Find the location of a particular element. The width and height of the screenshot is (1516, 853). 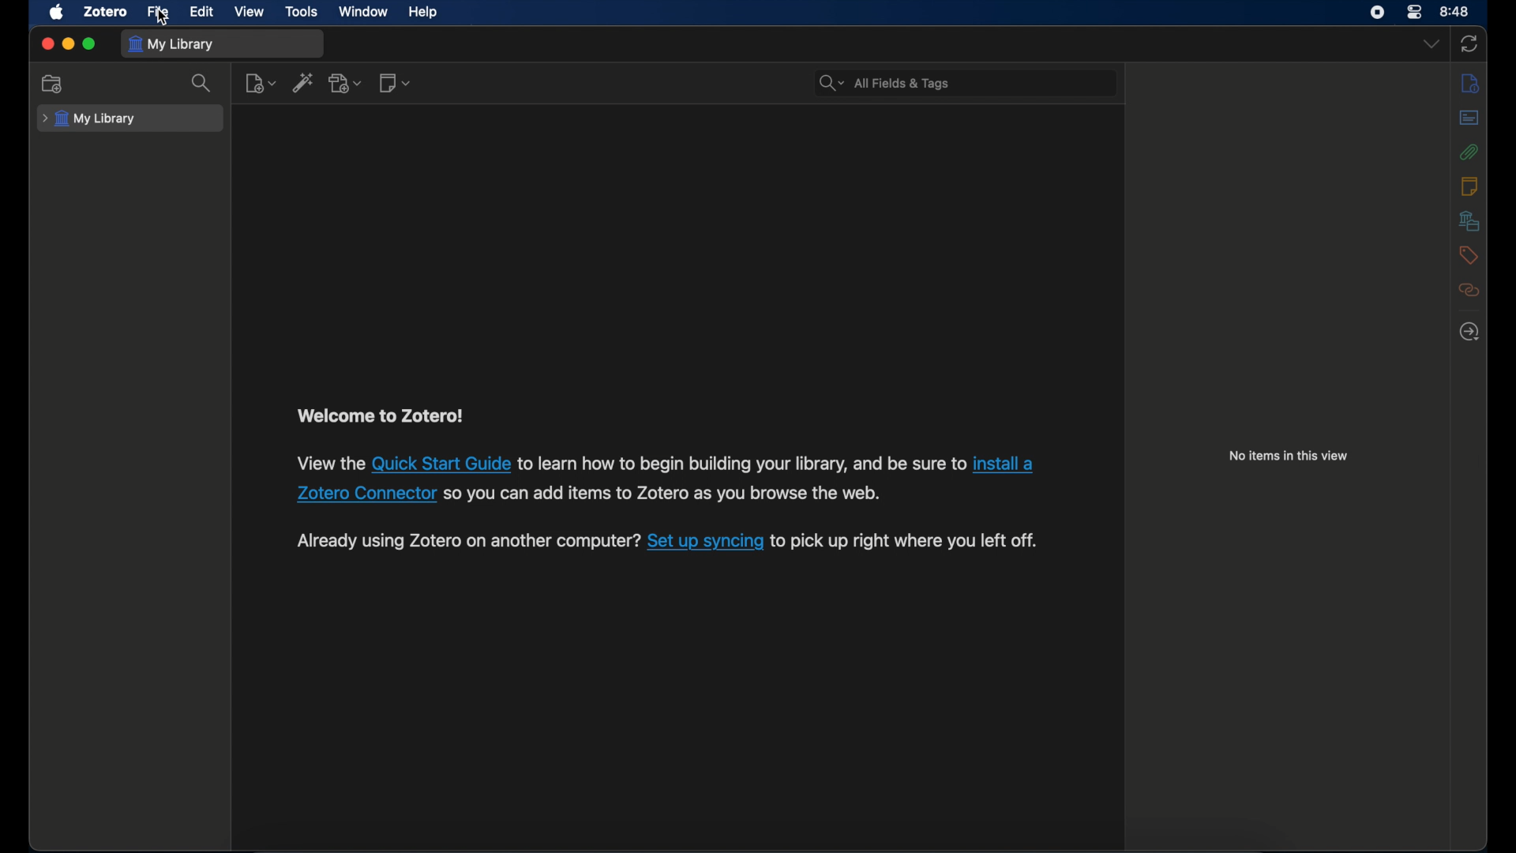

search bar input is located at coordinates (985, 82).